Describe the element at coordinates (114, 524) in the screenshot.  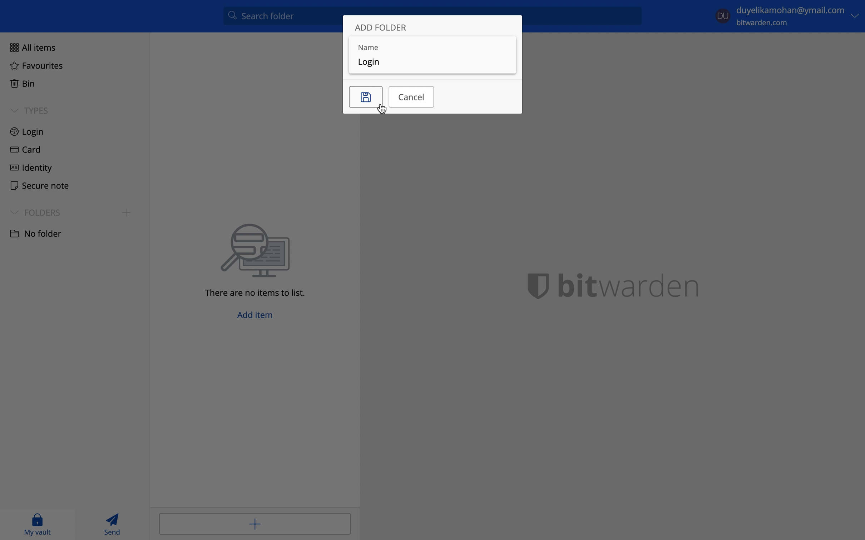
I see `send` at that location.